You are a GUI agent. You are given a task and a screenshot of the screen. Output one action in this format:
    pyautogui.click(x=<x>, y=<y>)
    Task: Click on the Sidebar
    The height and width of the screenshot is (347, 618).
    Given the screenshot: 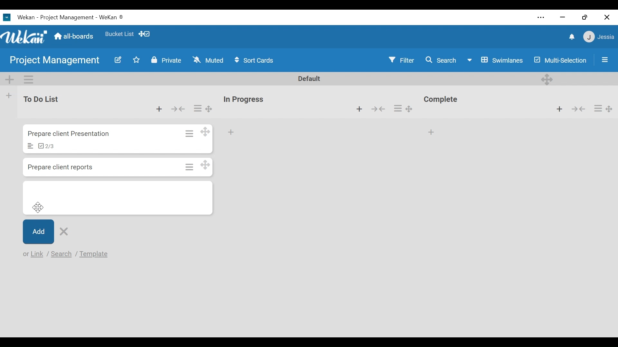 What is the action you would take?
    pyautogui.click(x=603, y=59)
    